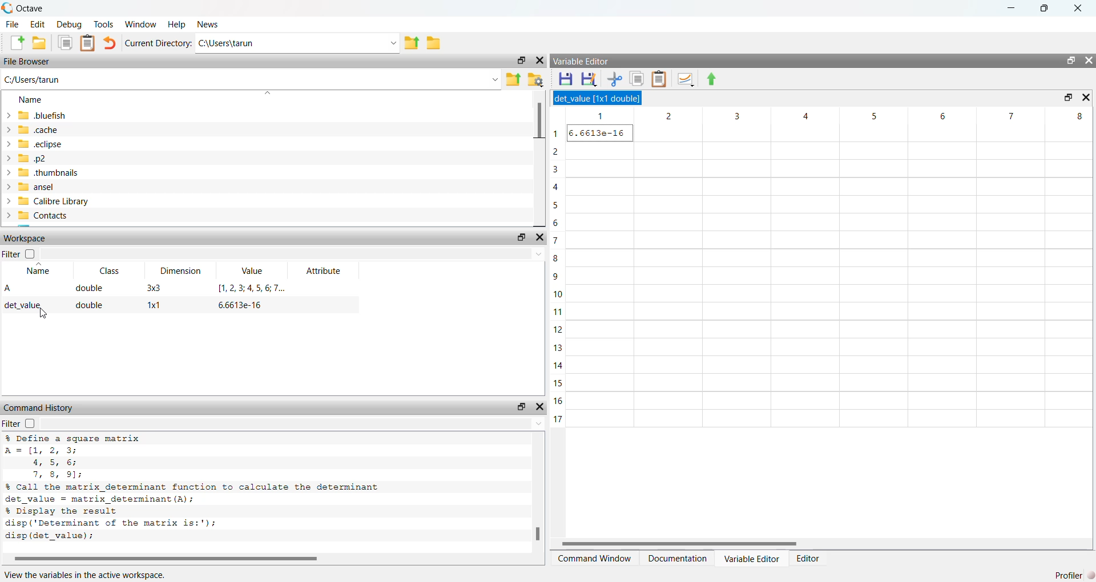  Describe the element at coordinates (111, 43) in the screenshot. I see `undo` at that location.